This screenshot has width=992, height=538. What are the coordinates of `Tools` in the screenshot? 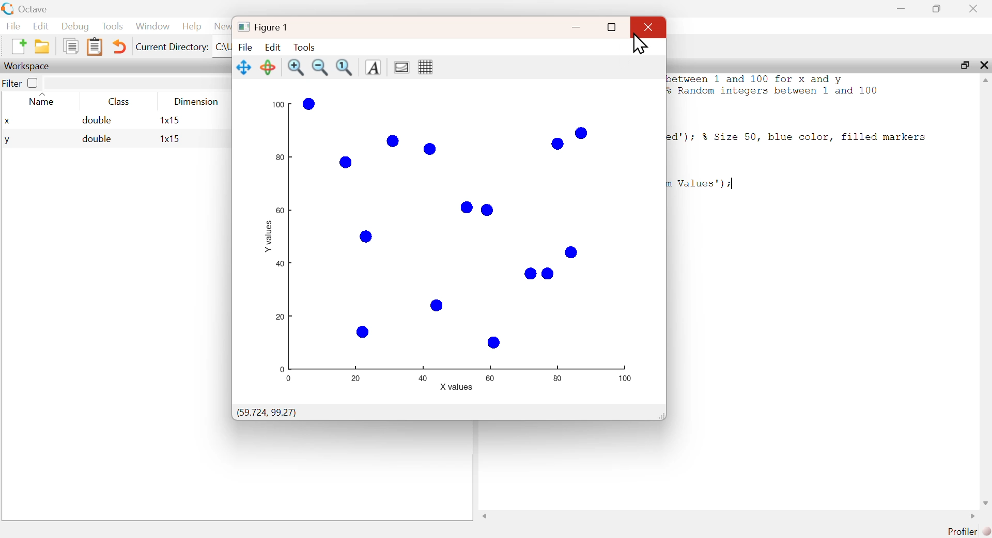 It's located at (305, 46).